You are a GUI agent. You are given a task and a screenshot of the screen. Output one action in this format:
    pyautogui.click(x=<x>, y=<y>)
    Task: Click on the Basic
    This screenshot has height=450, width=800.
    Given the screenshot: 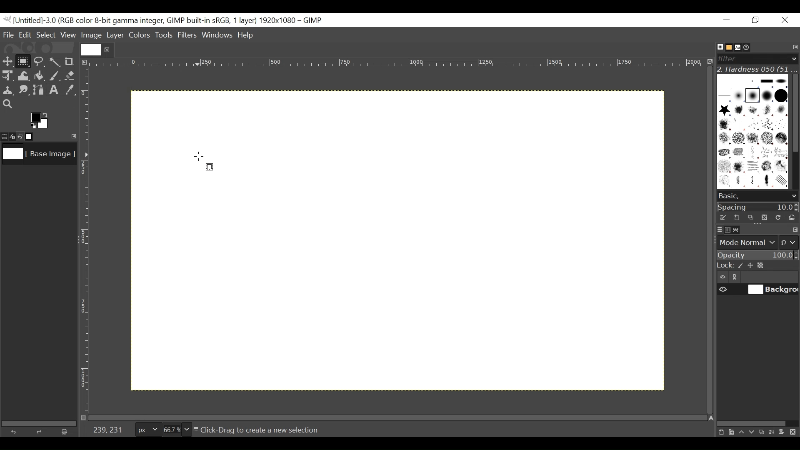 What is the action you would take?
    pyautogui.click(x=727, y=47)
    